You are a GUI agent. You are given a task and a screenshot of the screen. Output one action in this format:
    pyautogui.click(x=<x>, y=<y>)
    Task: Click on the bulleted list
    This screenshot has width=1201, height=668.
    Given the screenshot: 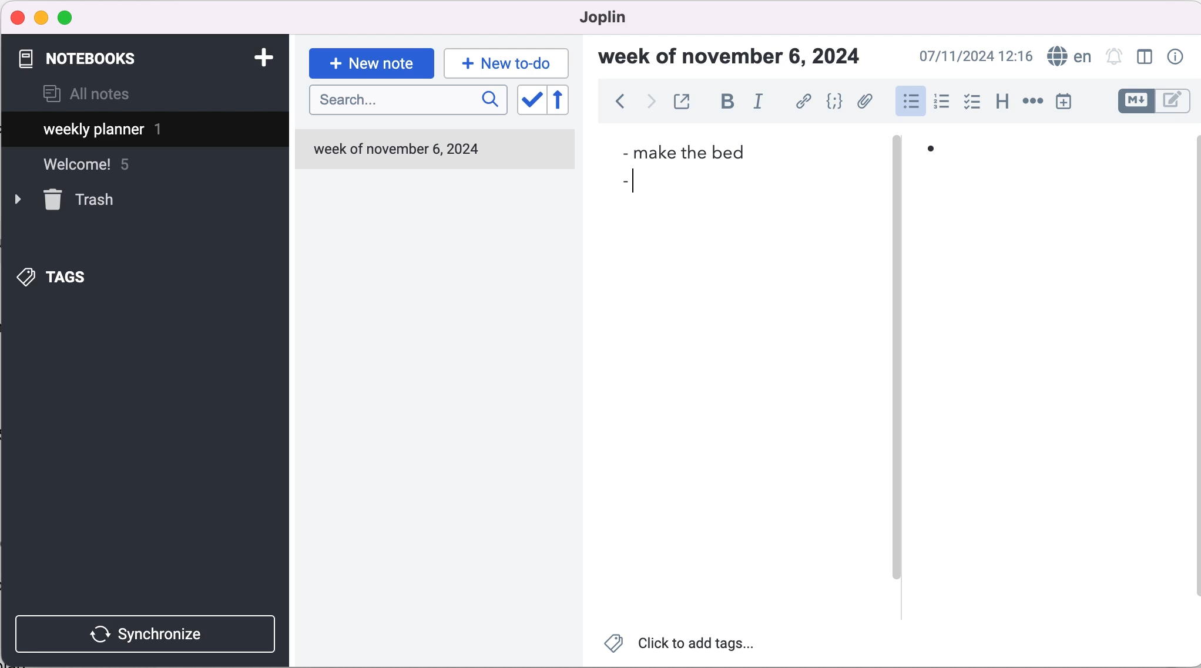 What is the action you would take?
    pyautogui.click(x=910, y=100)
    